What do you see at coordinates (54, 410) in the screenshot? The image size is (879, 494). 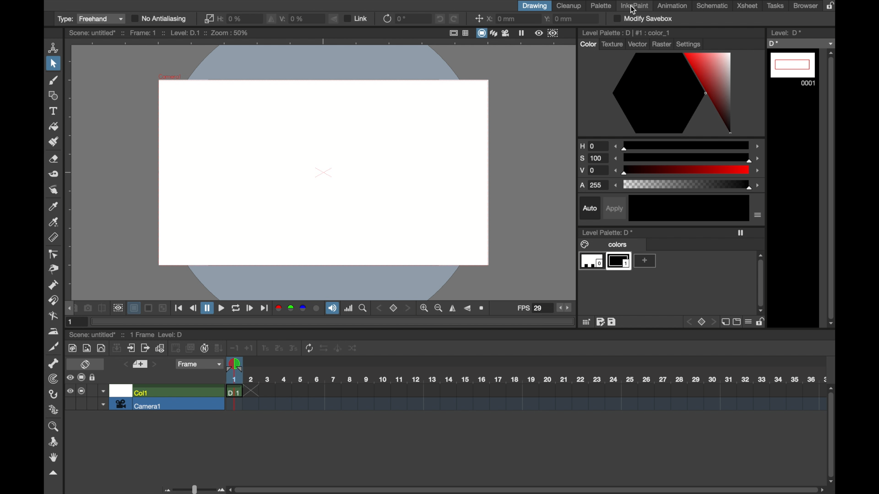 I see `plastic tool` at bounding box center [54, 410].